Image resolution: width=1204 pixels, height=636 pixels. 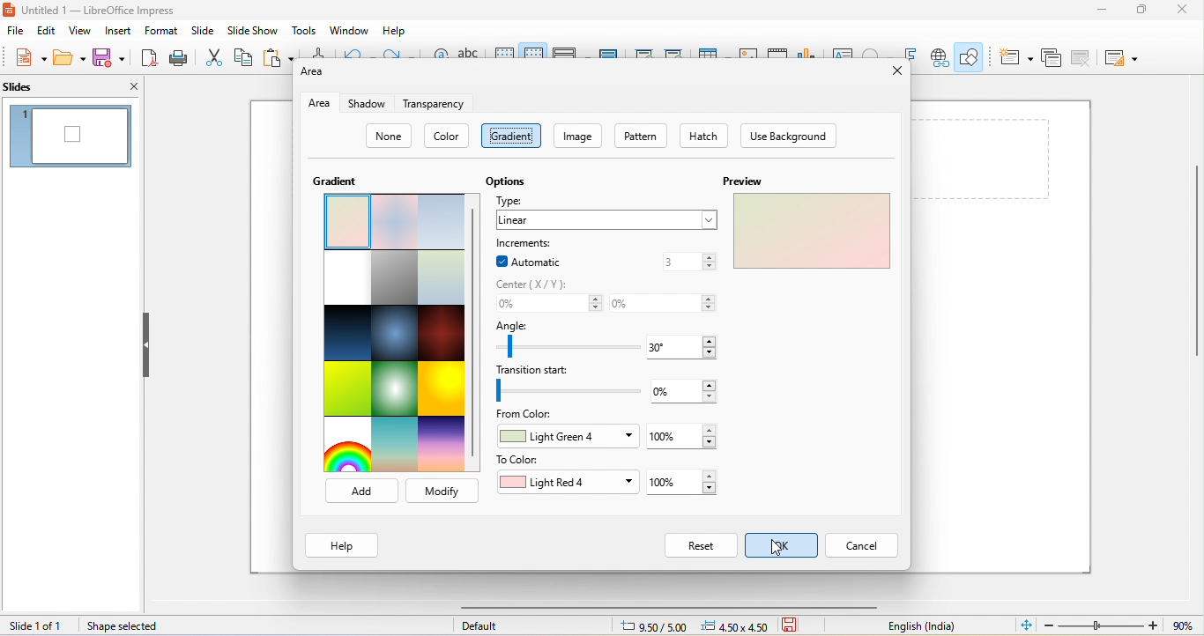 What do you see at coordinates (109, 56) in the screenshot?
I see `save` at bounding box center [109, 56].